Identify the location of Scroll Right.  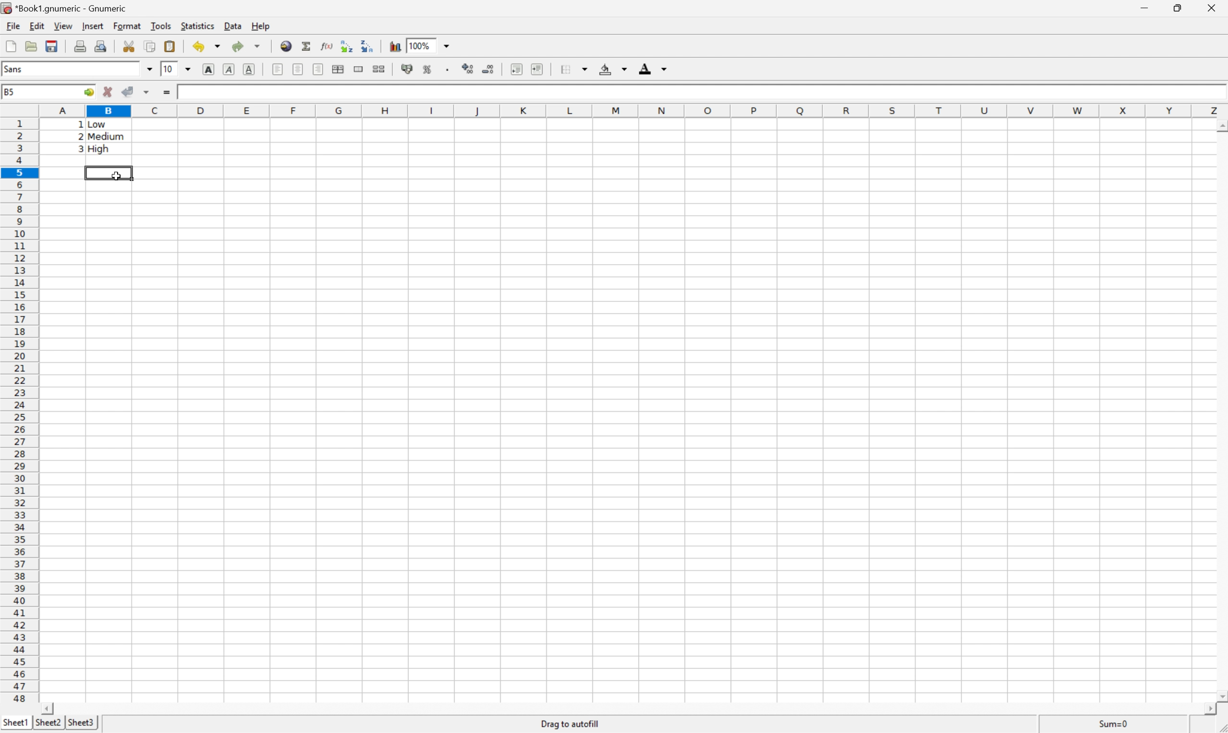
(1206, 708).